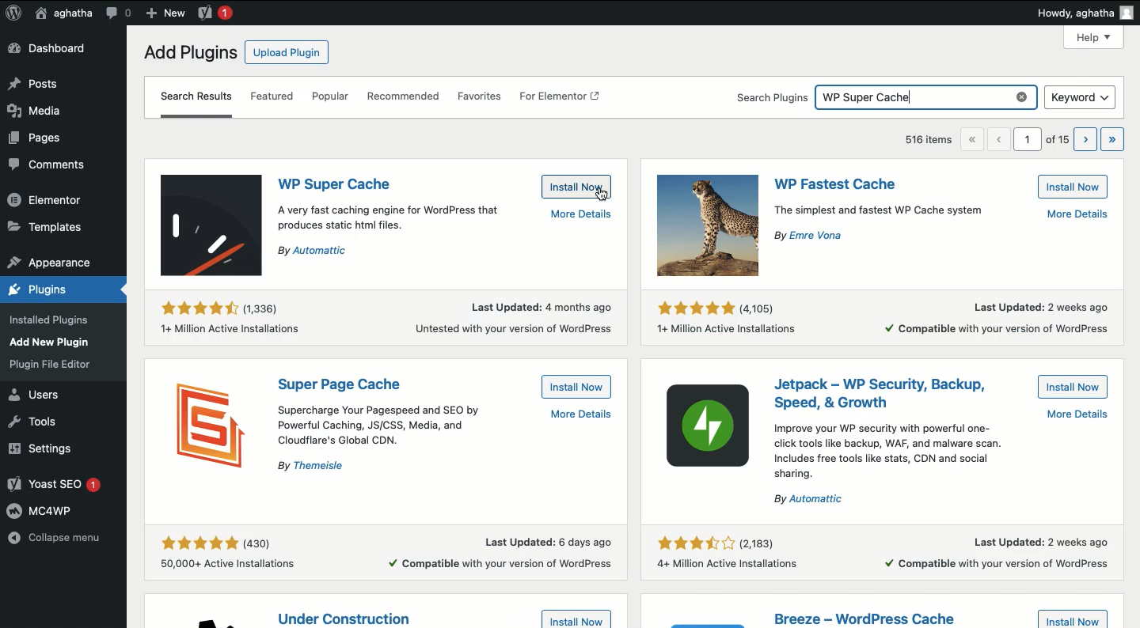 Image resolution: width=1140 pixels, height=628 pixels. What do you see at coordinates (213, 13) in the screenshot?
I see `new message` at bounding box center [213, 13].